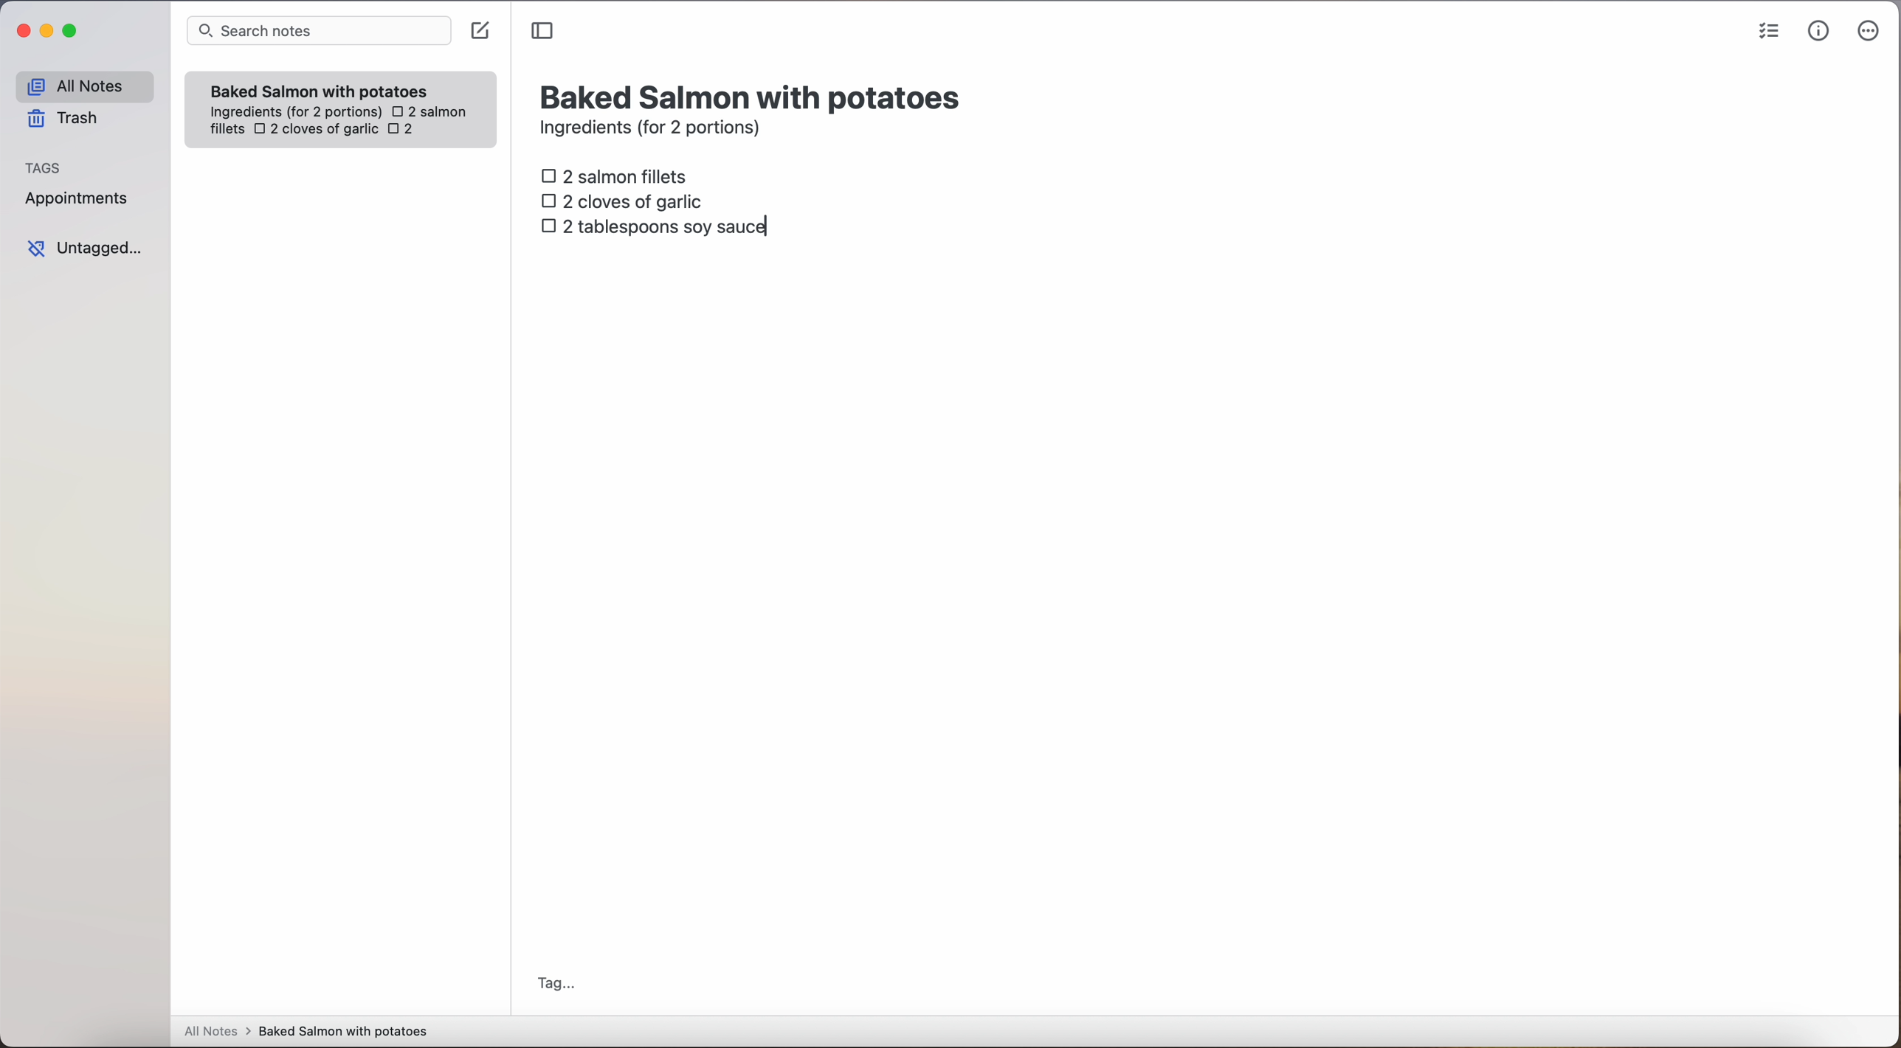  What do you see at coordinates (46, 32) in the screenshot?
I see `minimize Simplenote` at bounding box center [46, 32].